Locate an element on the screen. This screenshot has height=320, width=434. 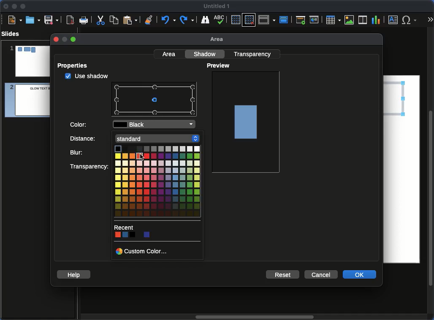
Color is located at coordinates (79, 124).